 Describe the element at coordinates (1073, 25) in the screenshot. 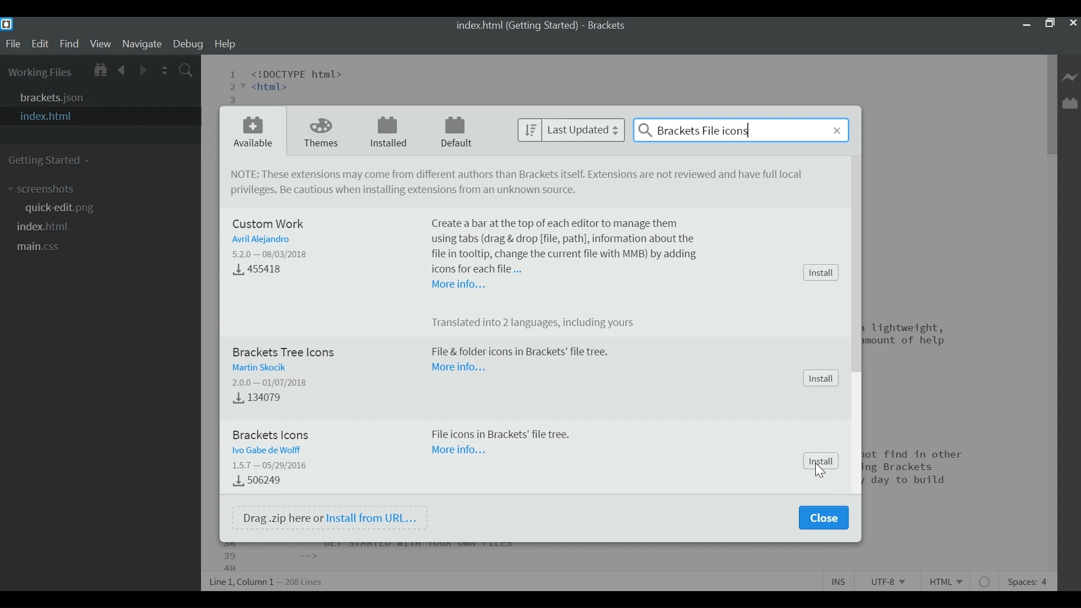

I see `Close` at that location.